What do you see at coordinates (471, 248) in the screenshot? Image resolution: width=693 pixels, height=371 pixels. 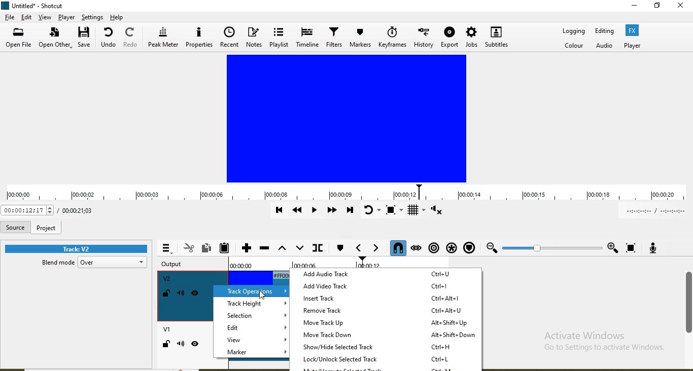 I see `Ripple markers` at bounding box center [471, 248].